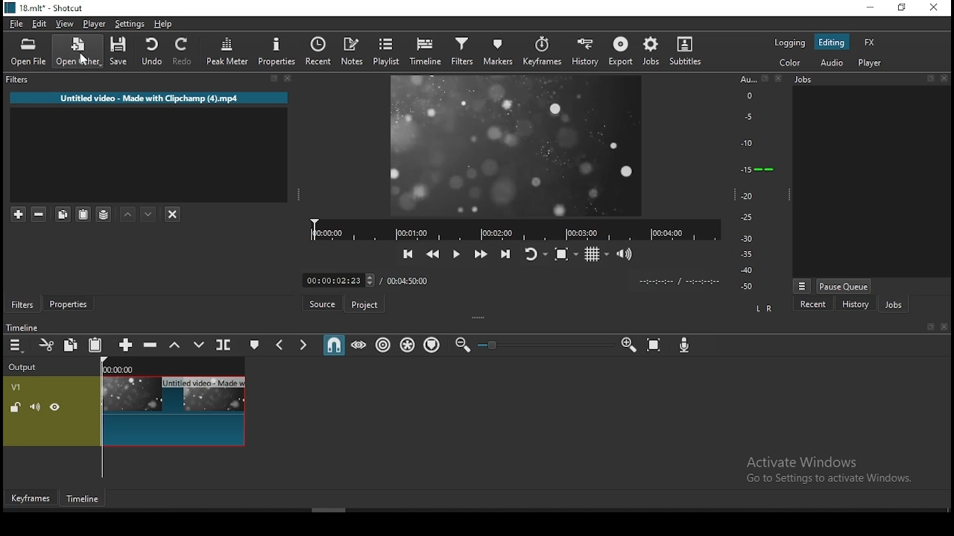  What do you see at coordinates (587, 51) in the screenshot?
I see `history` at bounding box center [587, 51].